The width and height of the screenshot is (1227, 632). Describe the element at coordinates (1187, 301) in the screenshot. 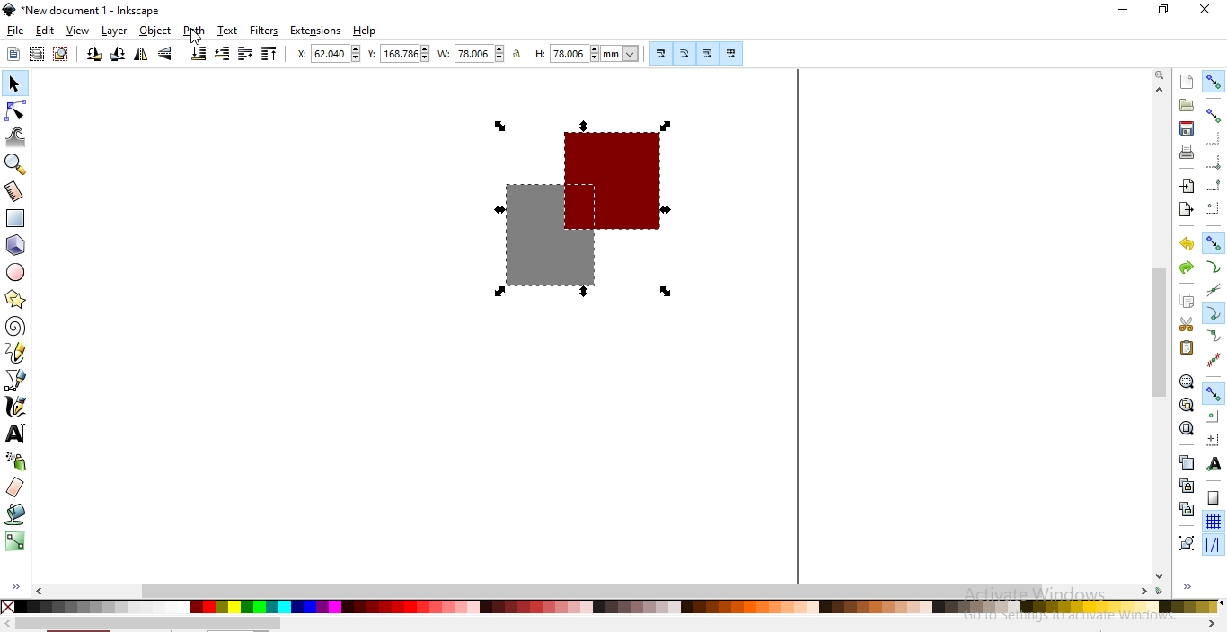

I see `copy` at that location.